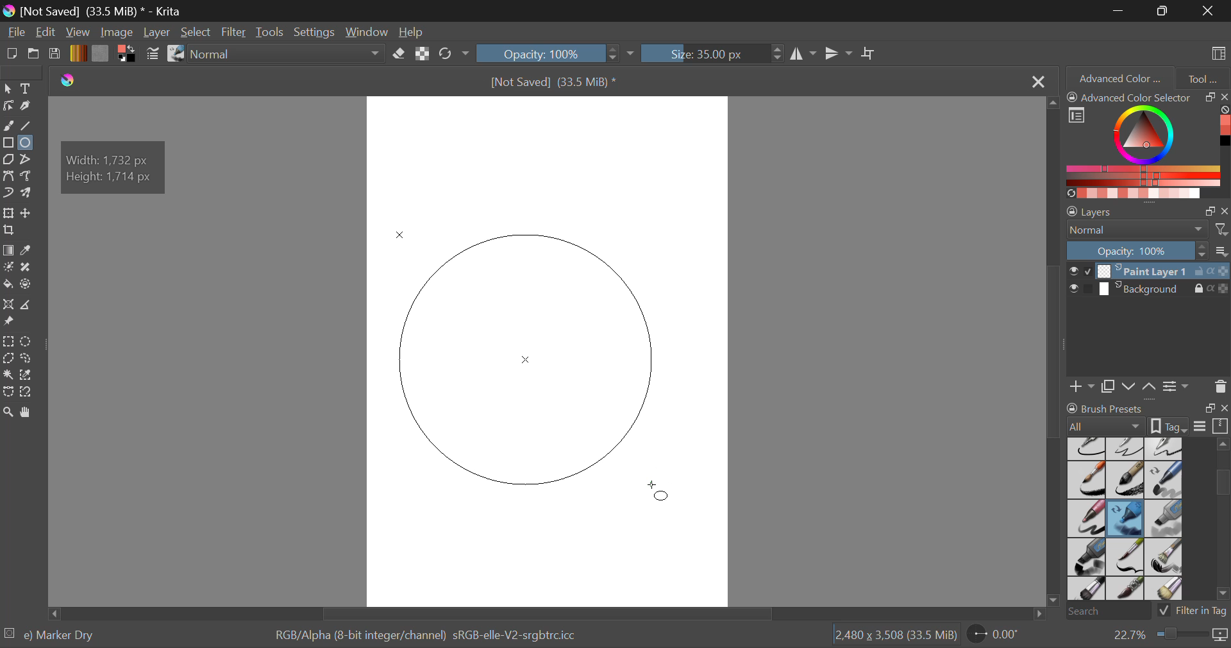 Image resolution: width=1231 pixels, height=648 pixels. Describe the element at coordinates (17, 33) in the screenshot. I see `File` at that location.